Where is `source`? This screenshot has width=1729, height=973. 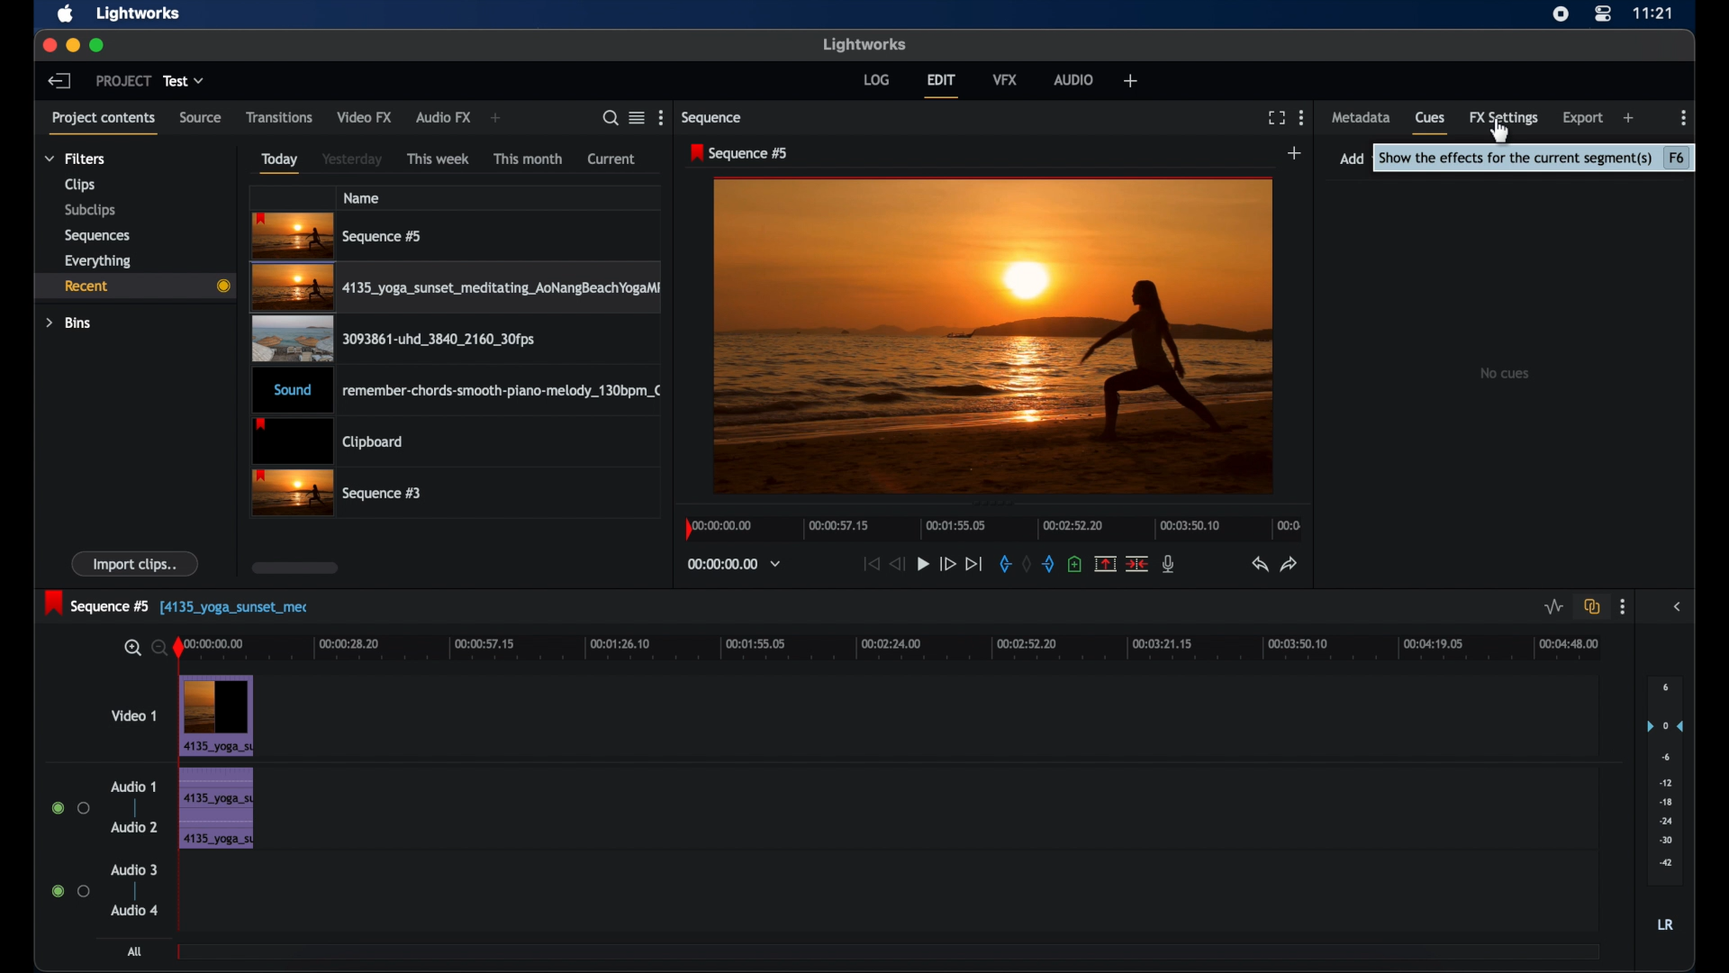 source is located at coordinates (200, 117).